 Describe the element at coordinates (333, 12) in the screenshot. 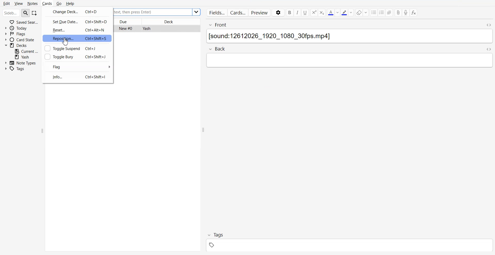

I see `Text Color` at that location.